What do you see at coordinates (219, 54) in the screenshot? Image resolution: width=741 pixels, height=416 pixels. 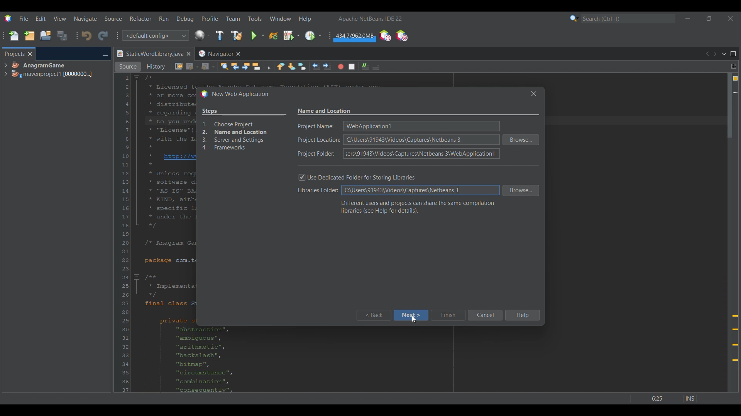 I see `Other tab` at bounding box center [219, 54].